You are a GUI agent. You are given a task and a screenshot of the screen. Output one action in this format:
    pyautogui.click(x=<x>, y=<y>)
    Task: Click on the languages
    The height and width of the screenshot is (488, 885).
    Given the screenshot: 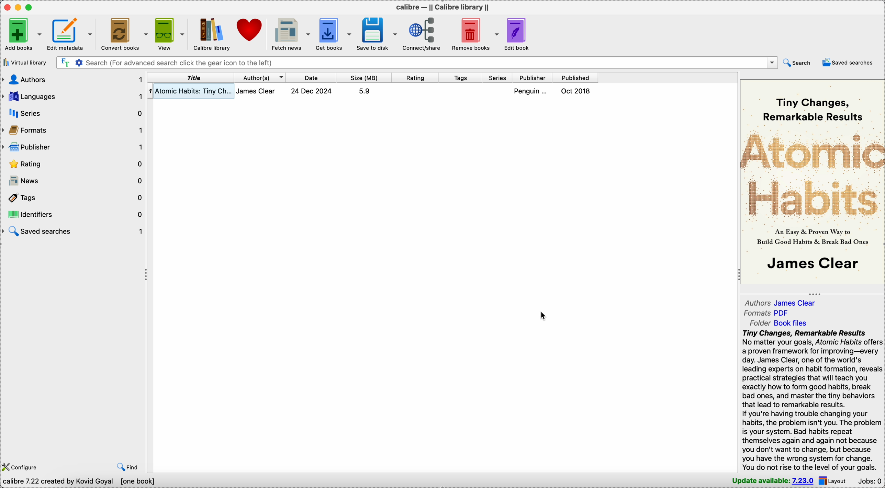 What is the action you would take?
    pyautogui.click(x=73, y=97)
    